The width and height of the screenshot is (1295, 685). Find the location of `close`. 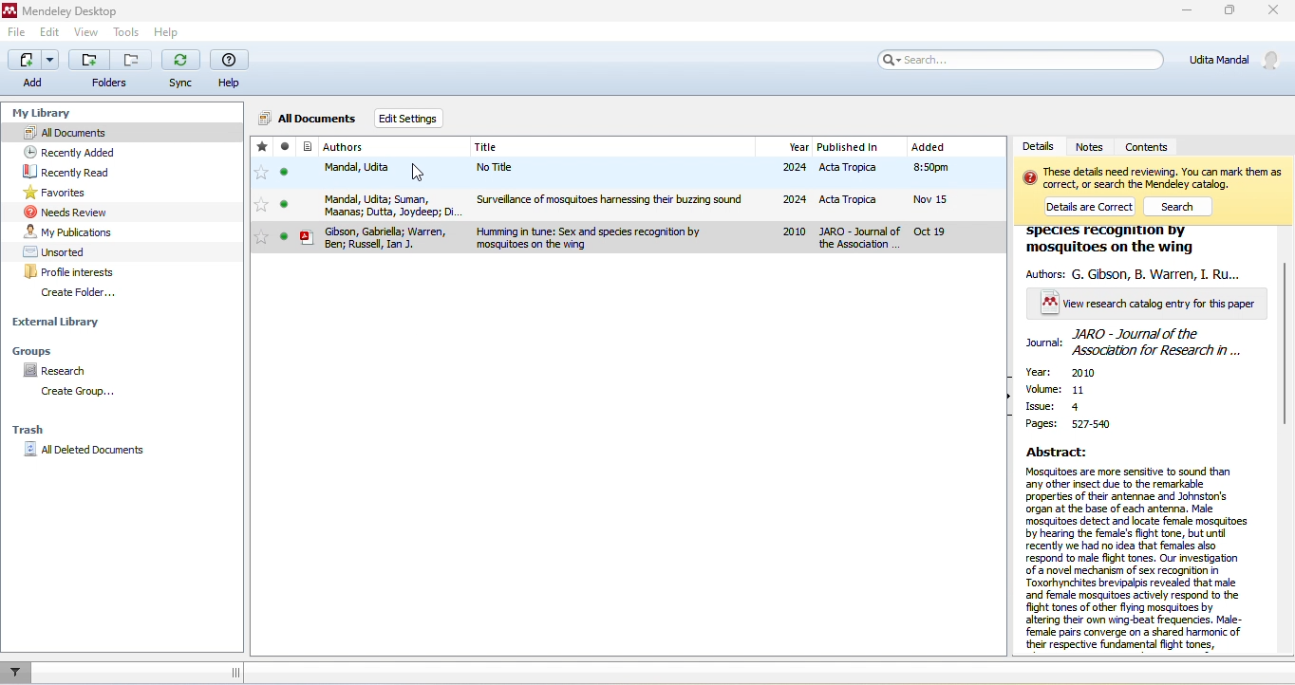

close is located at coordinates (1272, 11).